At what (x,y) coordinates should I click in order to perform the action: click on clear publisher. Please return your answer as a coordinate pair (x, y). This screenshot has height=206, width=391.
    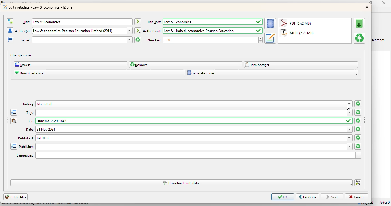
    Looking at the image, I should click on (358, 146).